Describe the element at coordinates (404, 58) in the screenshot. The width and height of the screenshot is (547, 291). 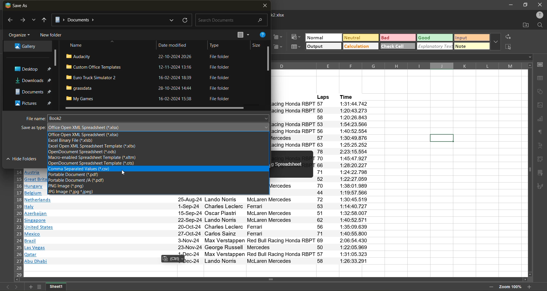
I see `formula bar` at that location.